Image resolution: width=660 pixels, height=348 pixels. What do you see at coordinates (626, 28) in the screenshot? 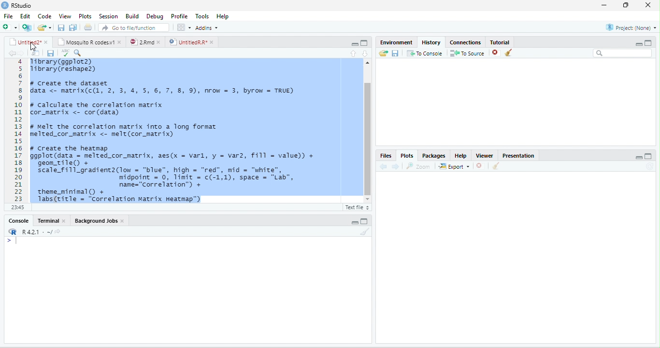
I see `project none` at bounding box center [626, 28].